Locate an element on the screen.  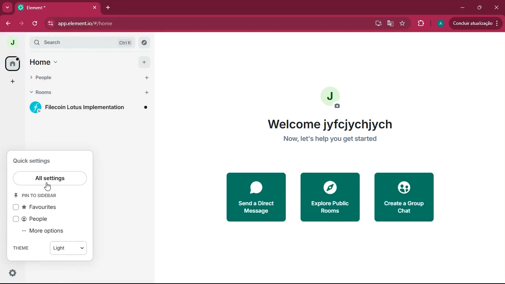
google translate is located at coordinates (390, 24).